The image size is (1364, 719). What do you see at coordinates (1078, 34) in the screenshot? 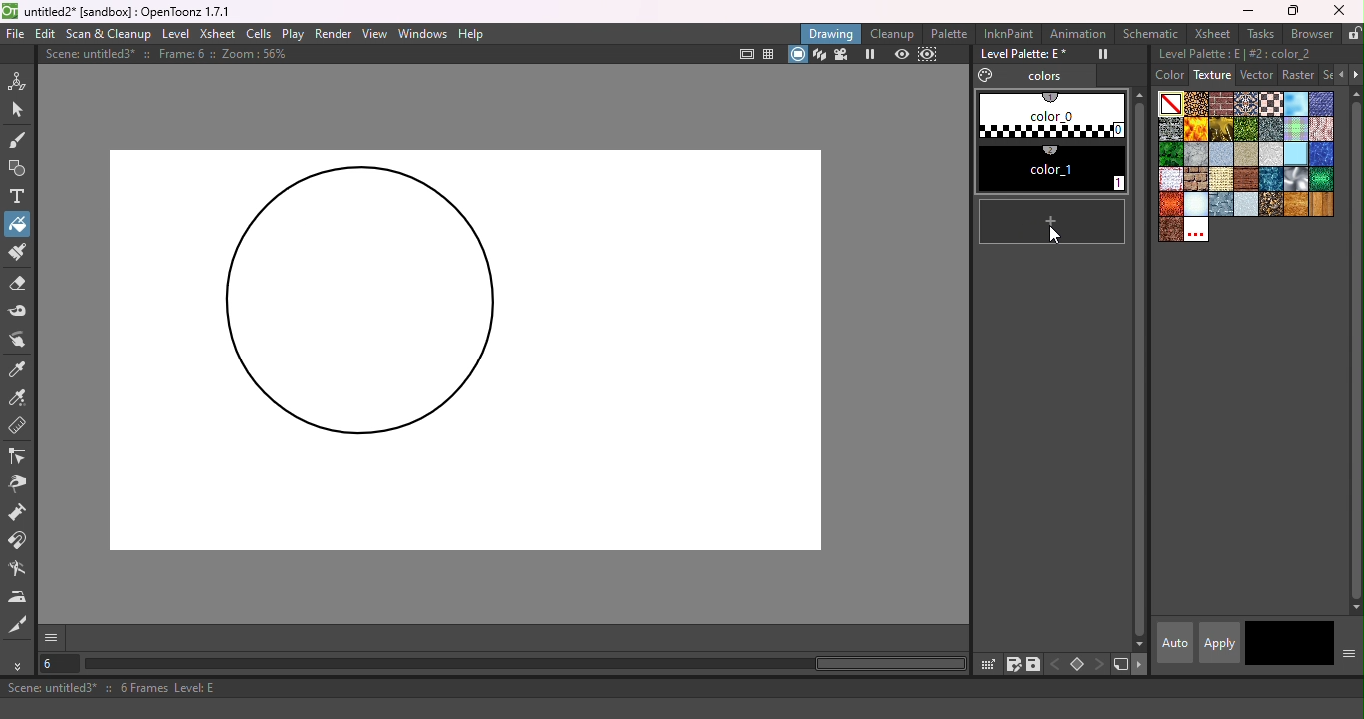
I see `Animation` at bounding box center [1078, 34].